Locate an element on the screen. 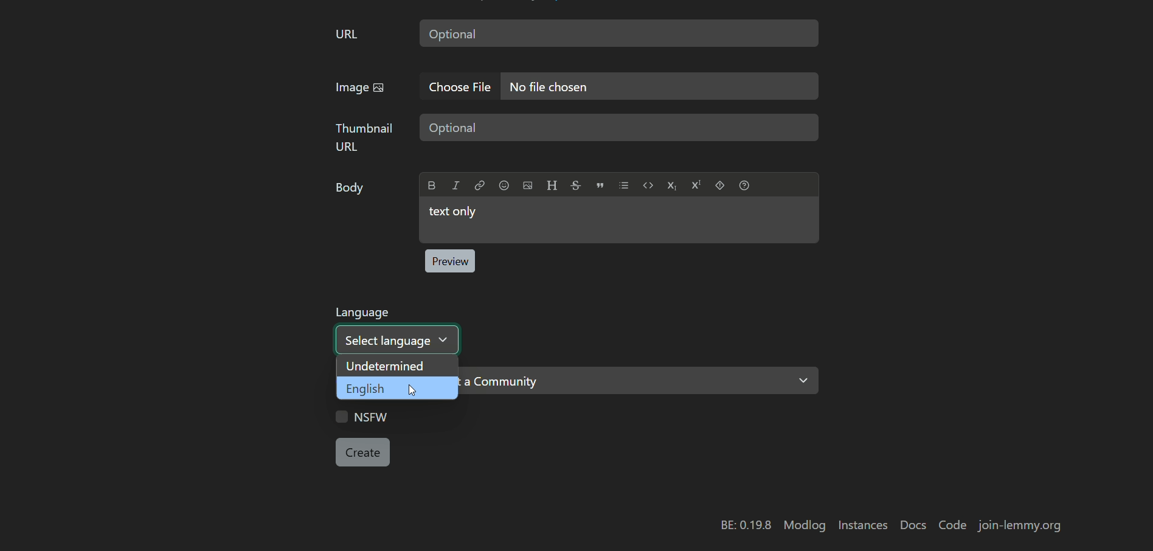 Image resolution: width=1153 pixels, height=551 pixels. Body is located at coordinates (351, 190).